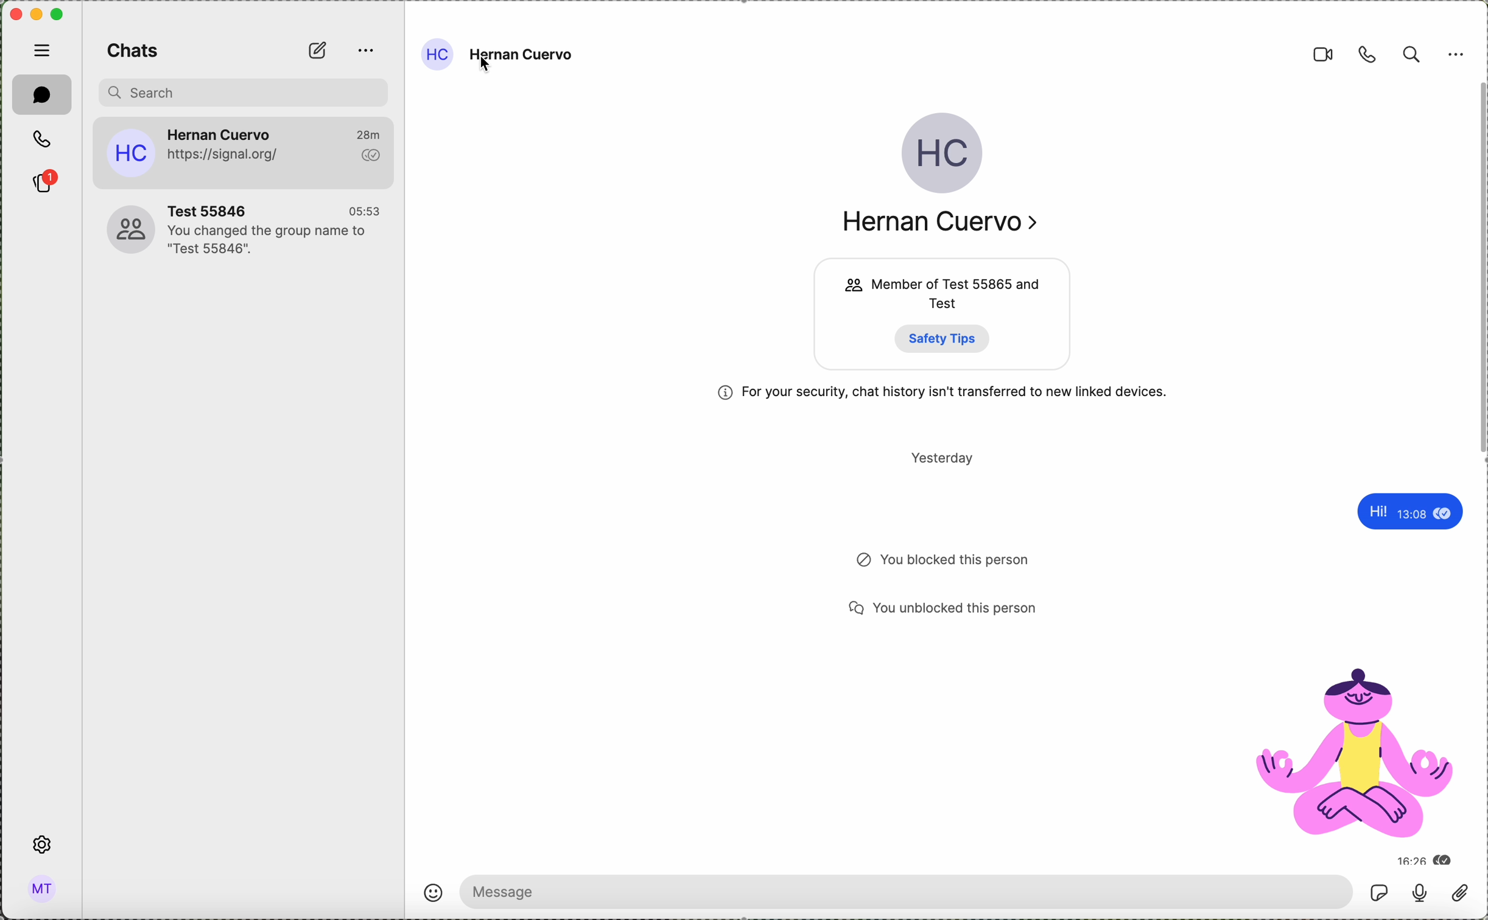 This screenshot has width=1488, height=920. What do you see at coordinates (270, 241) in the screenshot?
I see `YOu changed the group hame to
"Test 55846".` at bounding box center [270, 241].